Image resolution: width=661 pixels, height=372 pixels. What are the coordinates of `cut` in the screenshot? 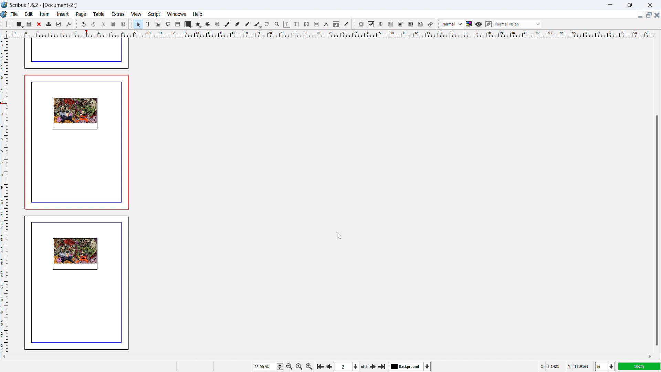 It's located at (104, 24).